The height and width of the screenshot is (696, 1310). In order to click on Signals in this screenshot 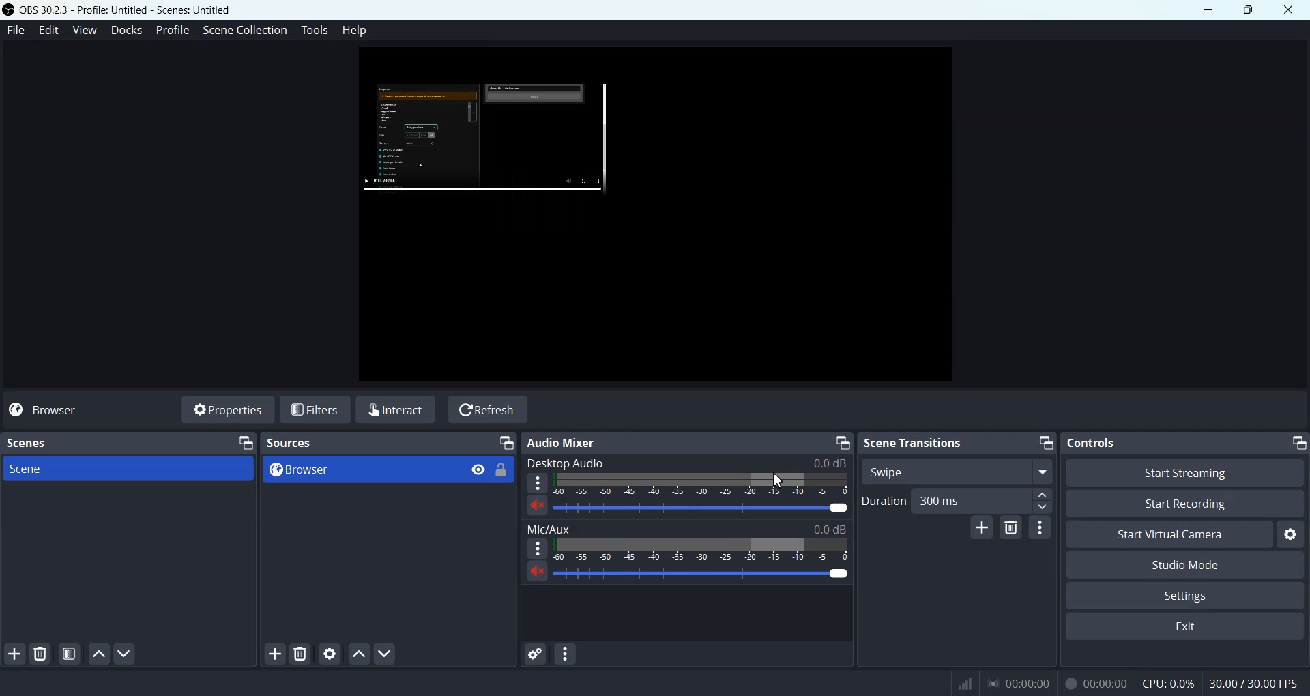, I will do `click(957, 682)`.